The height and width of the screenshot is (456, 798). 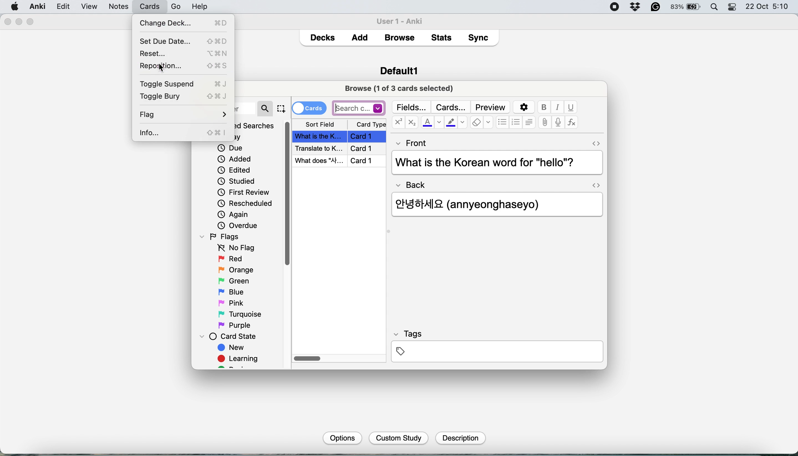 I want to click on preview, so click(x=491, y=107).